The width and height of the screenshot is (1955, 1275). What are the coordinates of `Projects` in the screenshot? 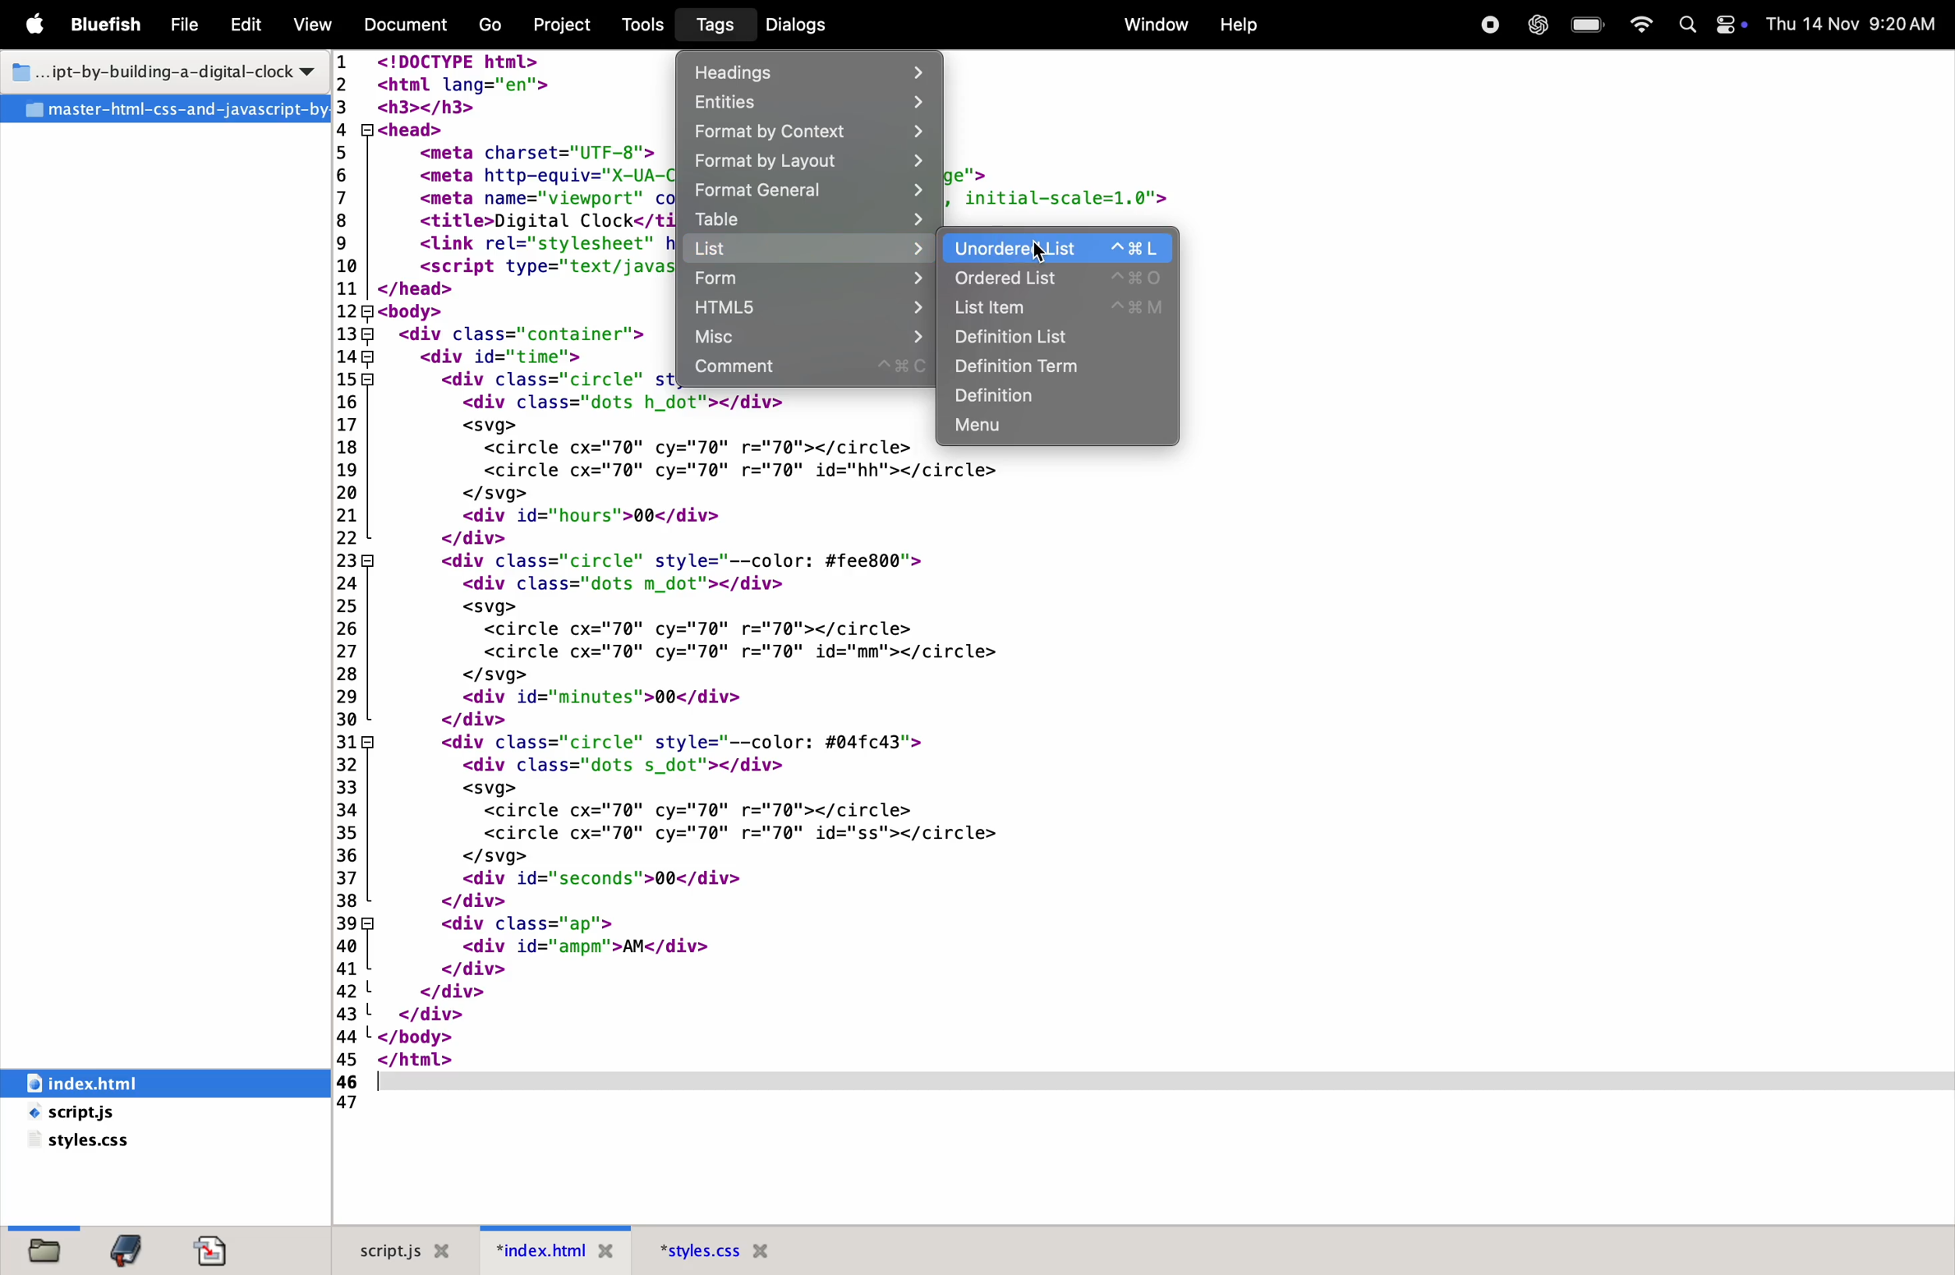 It's located at (568, 23).